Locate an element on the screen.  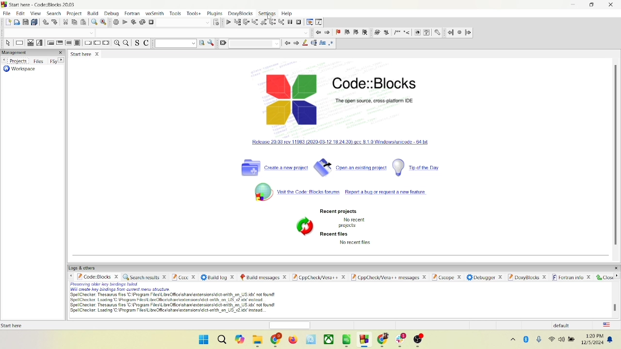
Fsy is located at coordinates (56, 60).